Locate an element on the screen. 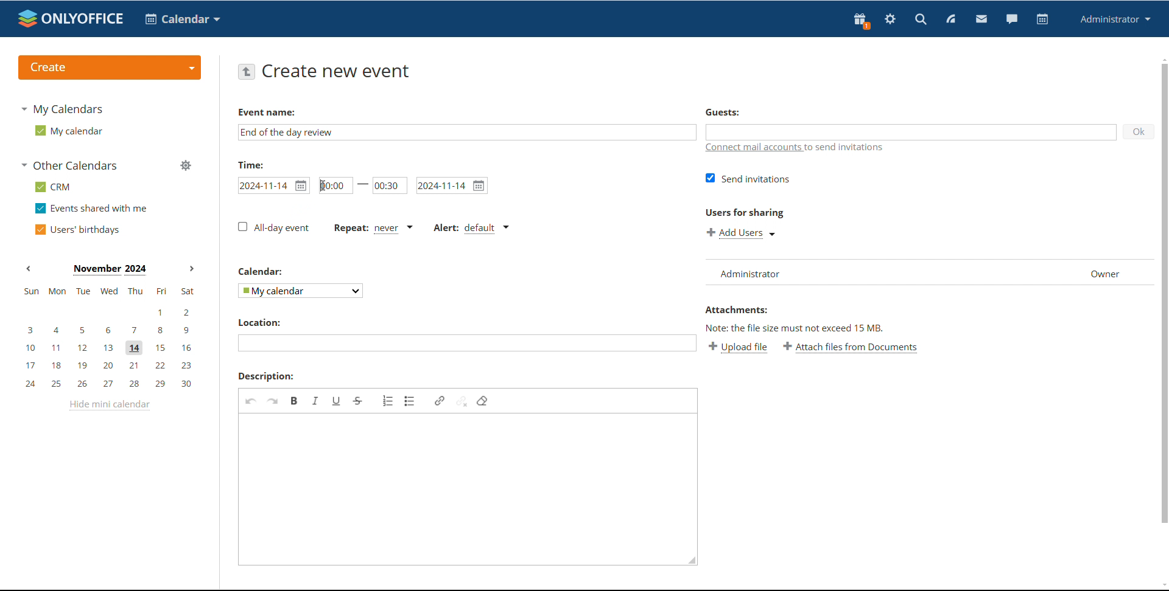 The height and width of the screenshot is (591, 1169). add description is located at coordinates (467, 489).